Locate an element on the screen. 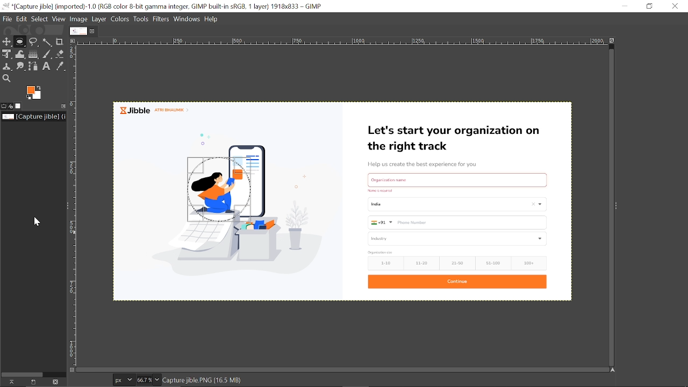 This screenshot has height=387, width=688. Navigate the image display is located at coordinates (612, 370).